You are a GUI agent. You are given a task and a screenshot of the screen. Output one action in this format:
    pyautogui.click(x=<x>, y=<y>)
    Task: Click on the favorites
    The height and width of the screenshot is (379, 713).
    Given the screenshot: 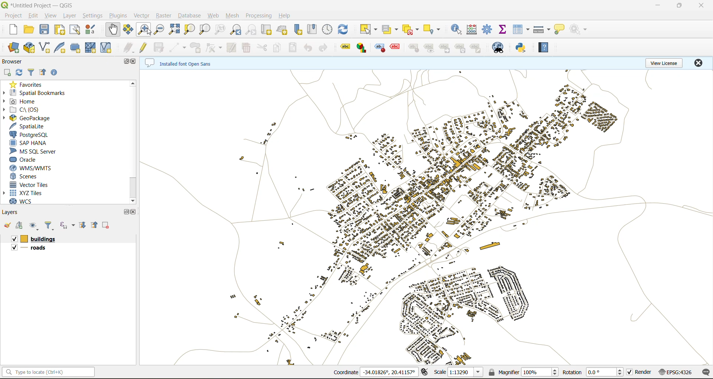 What is the action you would take?
    pyautogui.click(x=29, y=85)
    